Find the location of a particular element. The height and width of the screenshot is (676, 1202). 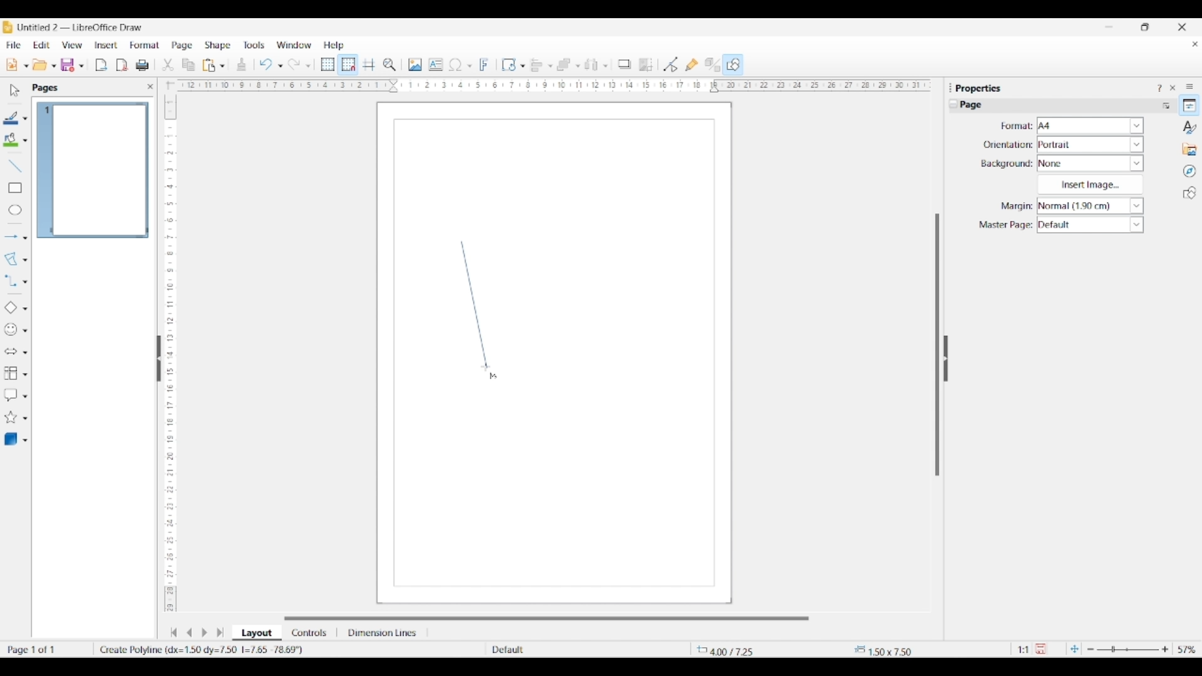

Move to previous slide is located at coordinates (189, 632).